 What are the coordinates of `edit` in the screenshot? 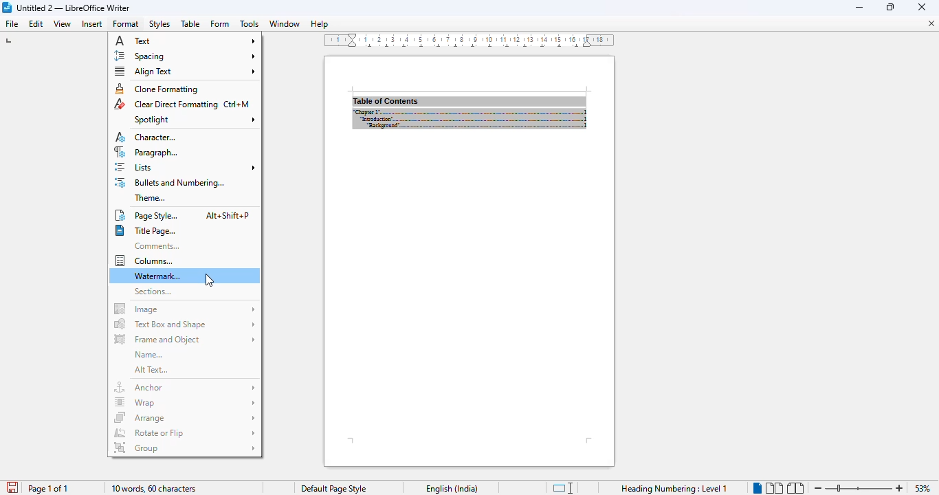 It's located at (36, 24).